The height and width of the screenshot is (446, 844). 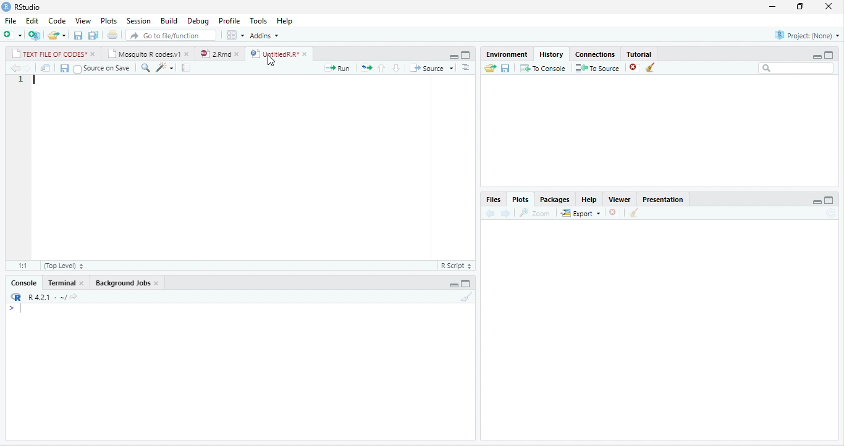 What do you see at coordinates (22, 80) in the screenshot?
I see `1` at bounding box center [22, 80].